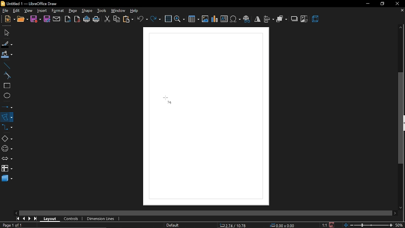 This screenshot has height=228, width=405. What do you see at coordinates (17, 10) in the screenshot?
I see `edit` at bounding box center [17, 10].